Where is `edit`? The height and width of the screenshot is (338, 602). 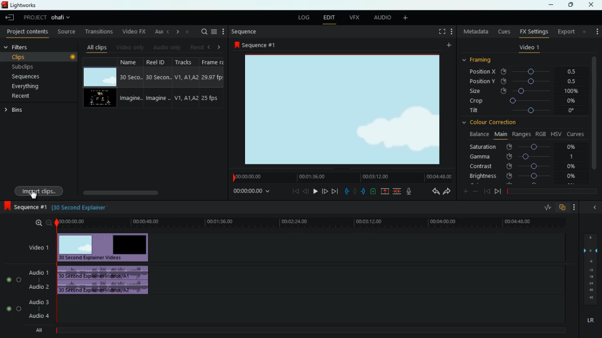 edit is located at coordinates (329, 17).